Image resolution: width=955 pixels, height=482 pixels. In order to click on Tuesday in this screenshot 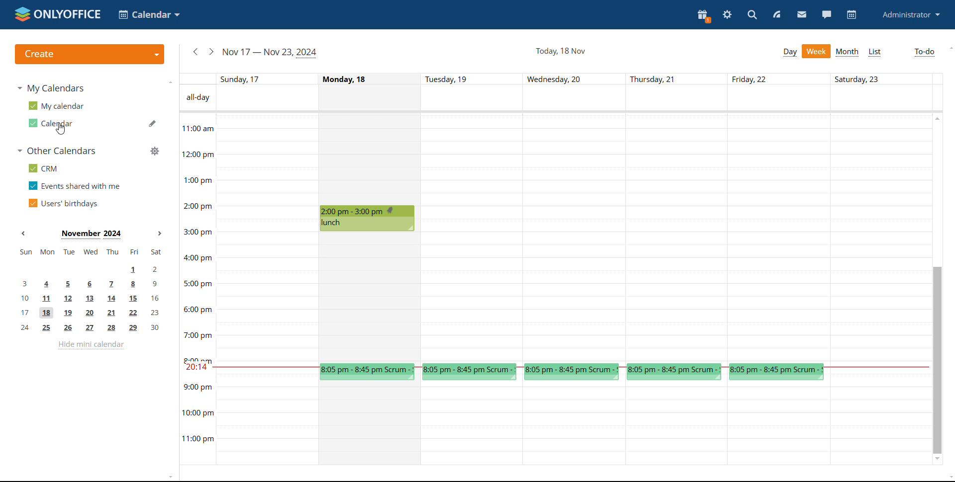, I will do `click(474, 237)`.